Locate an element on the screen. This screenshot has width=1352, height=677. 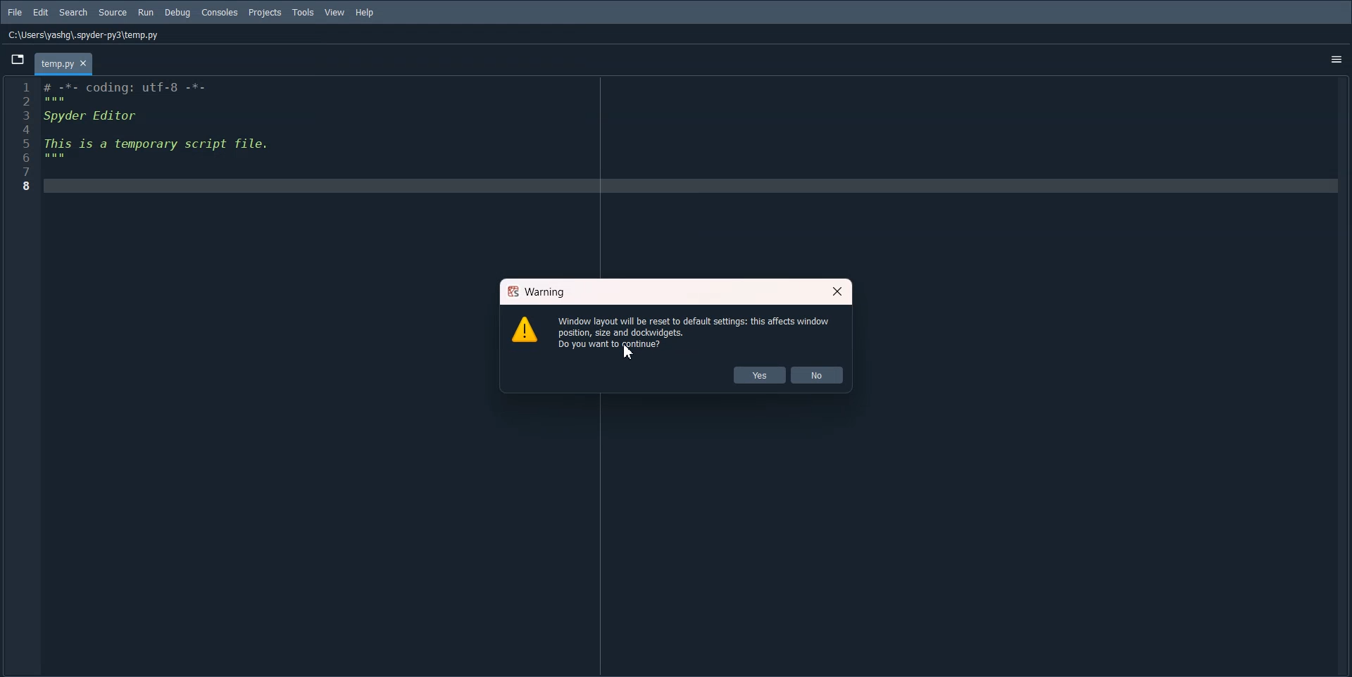
Initial code block is located at coordinates (158, 125).